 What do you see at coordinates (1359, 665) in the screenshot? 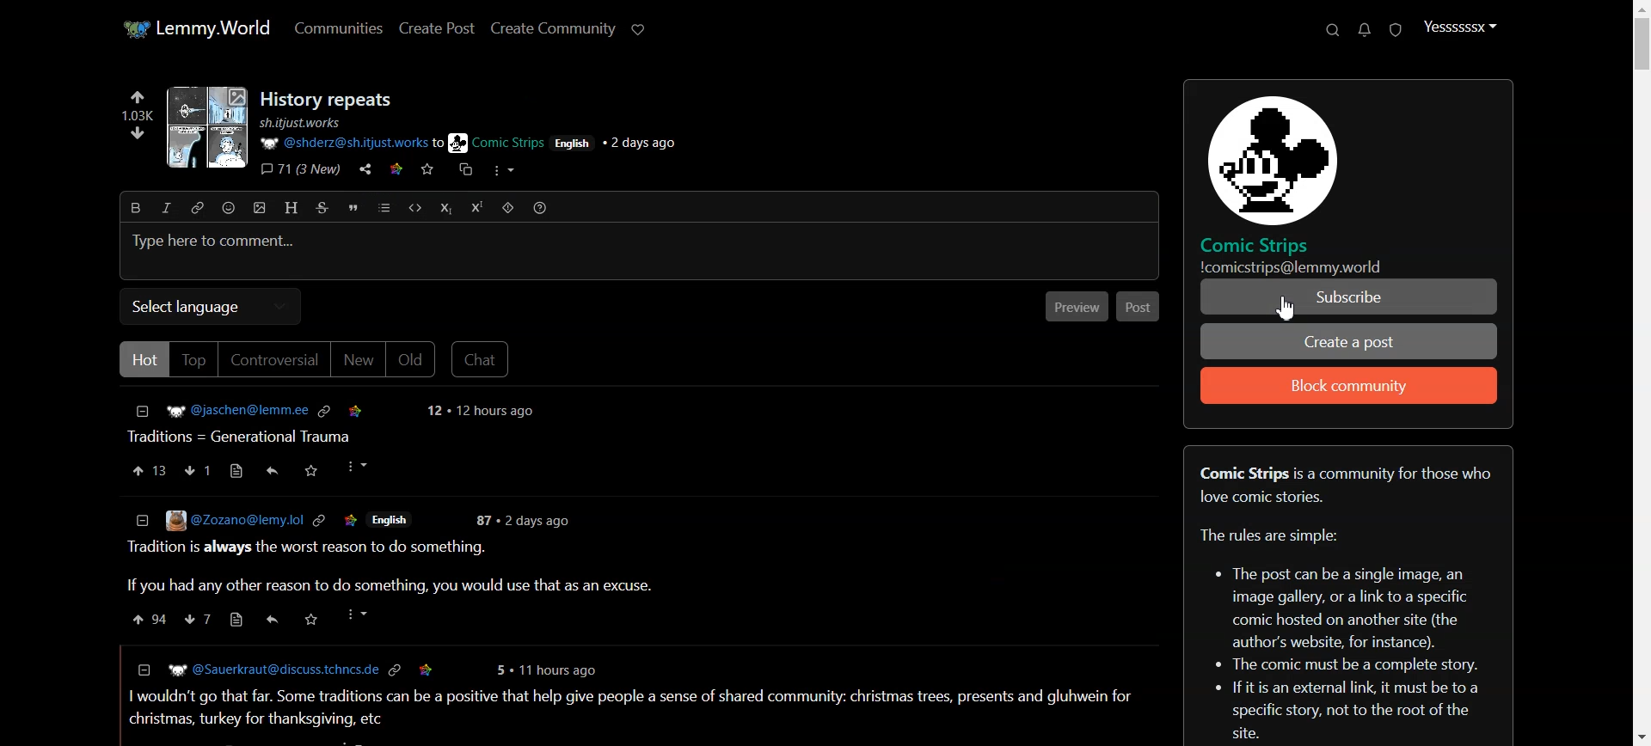
I see `« The comic must be a complete story.` at bounding box center [1359, 665].